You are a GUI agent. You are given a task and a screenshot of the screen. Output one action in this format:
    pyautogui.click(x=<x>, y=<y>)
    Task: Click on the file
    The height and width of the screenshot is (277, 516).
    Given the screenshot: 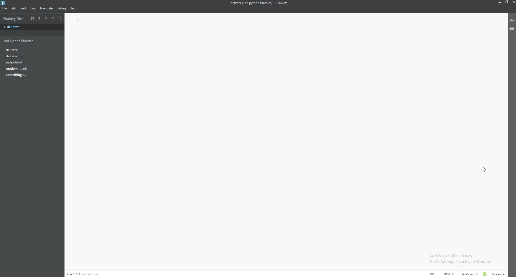 What is the action you would take?
    pyautogui.click(x=30, y=68)
    